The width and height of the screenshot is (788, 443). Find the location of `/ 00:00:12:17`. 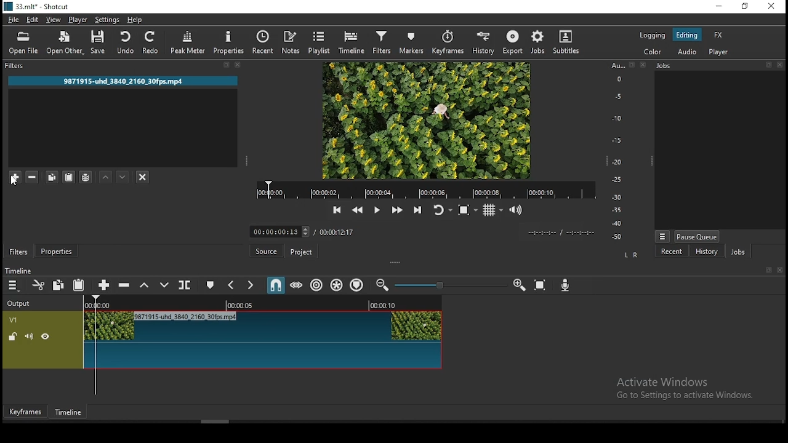

/ 00:00:12:17 is located at coordinates (334, 232).